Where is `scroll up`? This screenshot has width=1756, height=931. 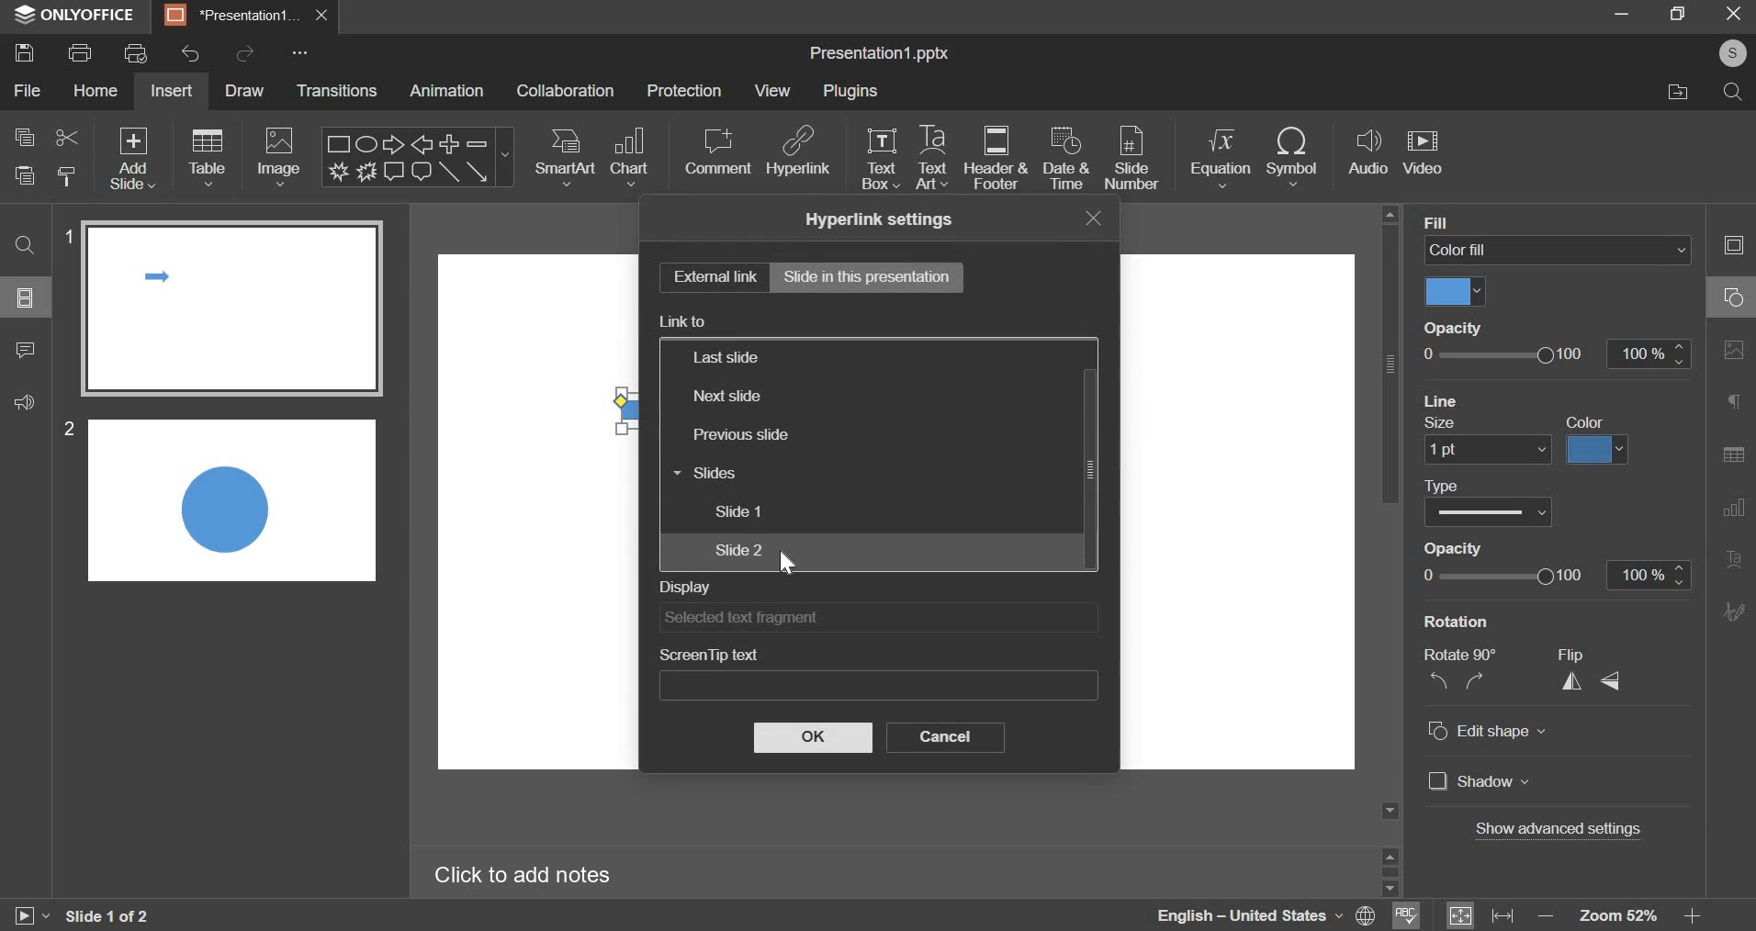
scroll up is located at coordinates (1390, 213).